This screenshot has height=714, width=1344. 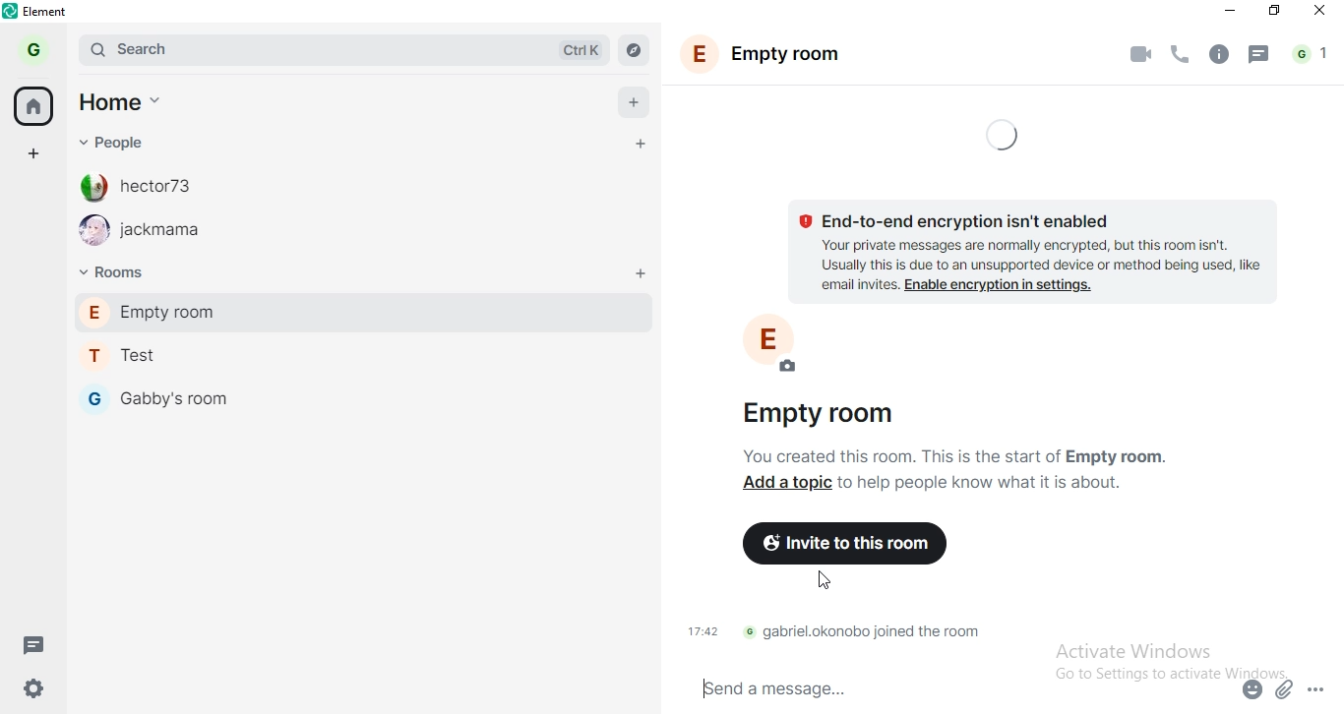 I want to click on Gabby's room, so click(x=200, y=397).